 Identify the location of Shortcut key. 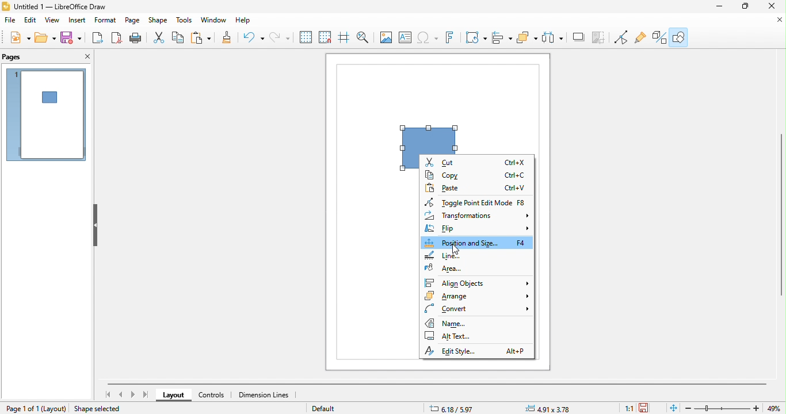
(522, 243).